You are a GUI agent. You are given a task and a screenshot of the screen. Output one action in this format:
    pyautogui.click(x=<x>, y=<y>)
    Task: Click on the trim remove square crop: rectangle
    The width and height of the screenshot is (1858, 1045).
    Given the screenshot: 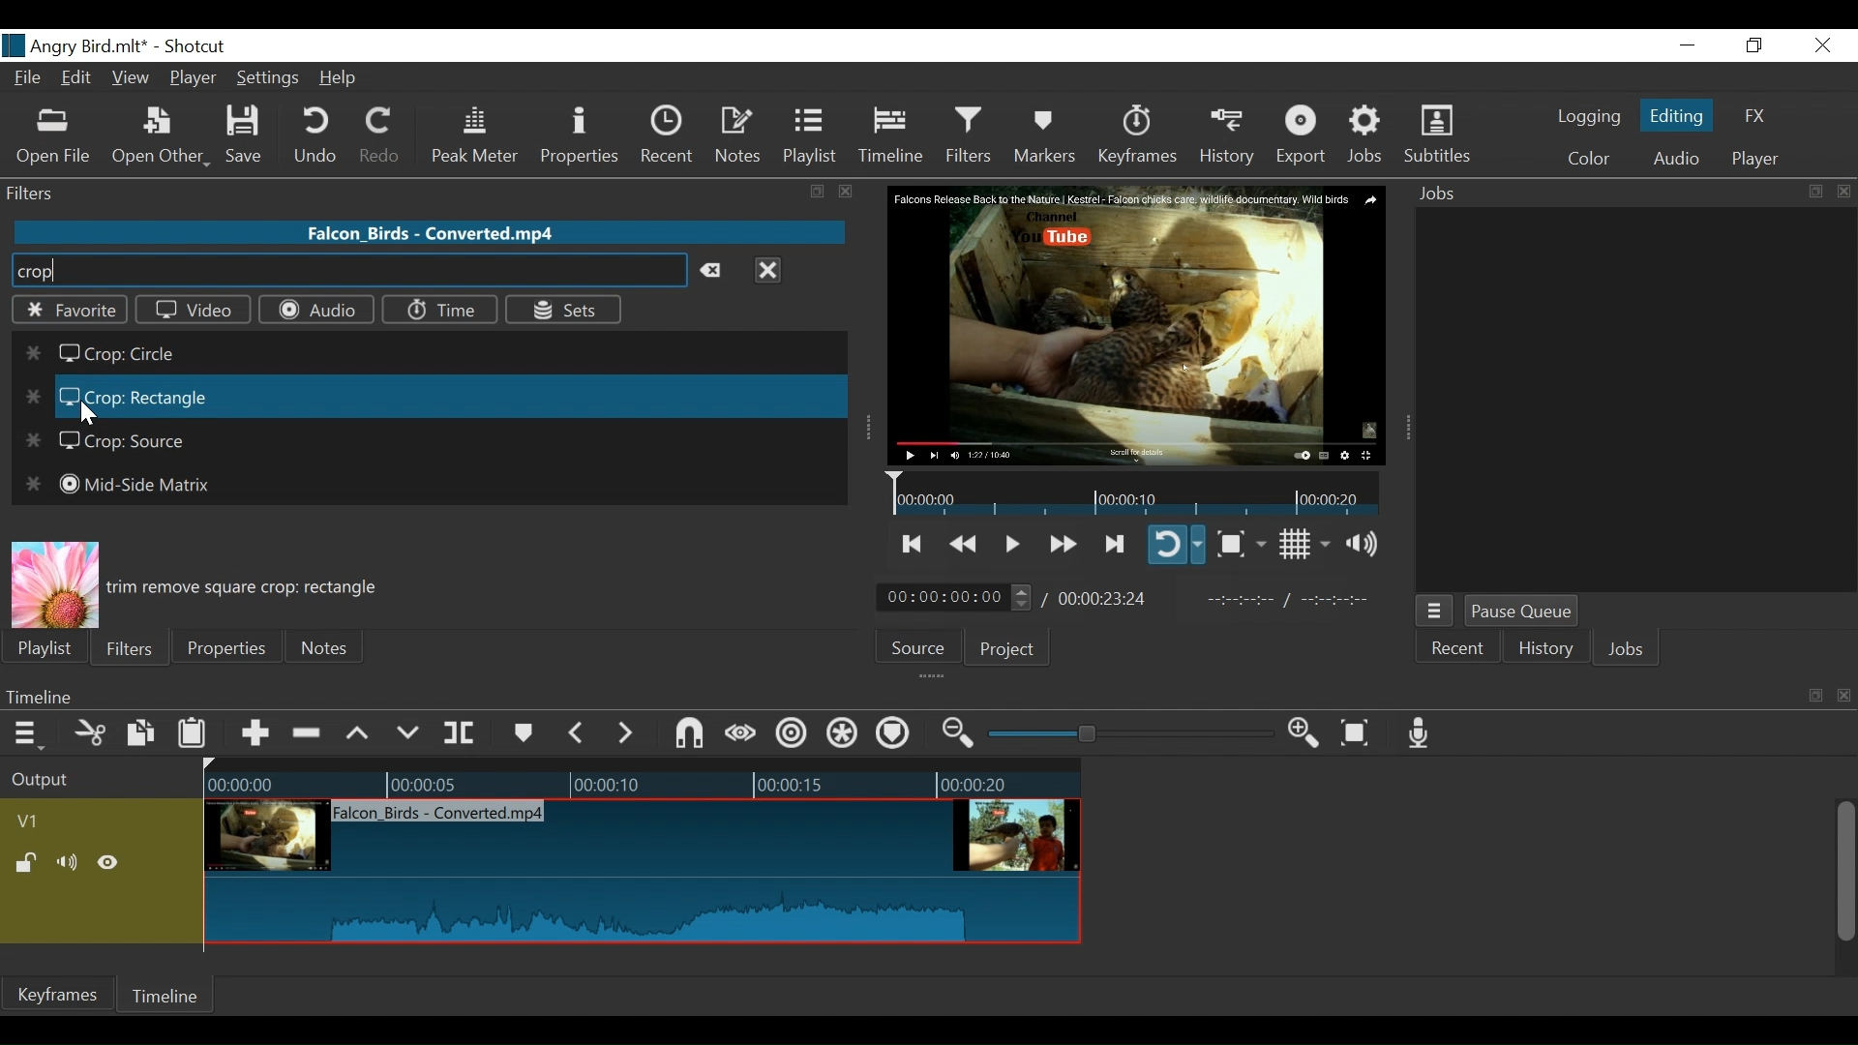 What is the action you would take?
    pyautogui.click(x=249, y=587)
    